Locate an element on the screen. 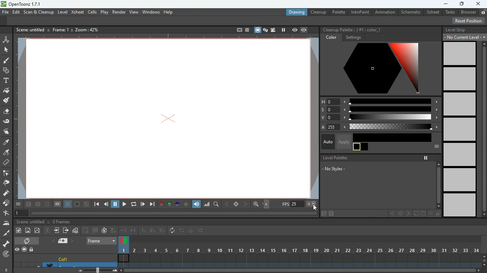 This screenshot has height=273, width=487. forward is located at coordinates (85, 230).